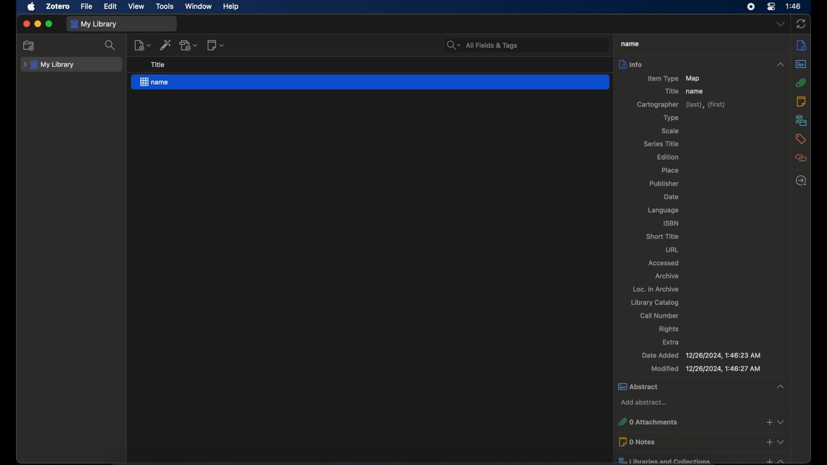 The height and width of the screenshot is (465, 827). Describe the element at coordinates (111, 45) in the screenshot. I see `search` at that location.